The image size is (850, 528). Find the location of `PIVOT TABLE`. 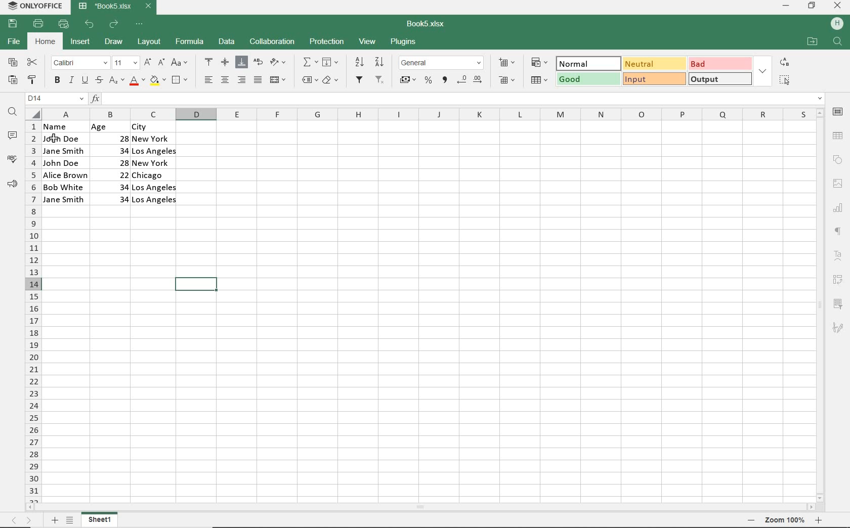

PIVOT TABLE is located at coordinates (839, 280).